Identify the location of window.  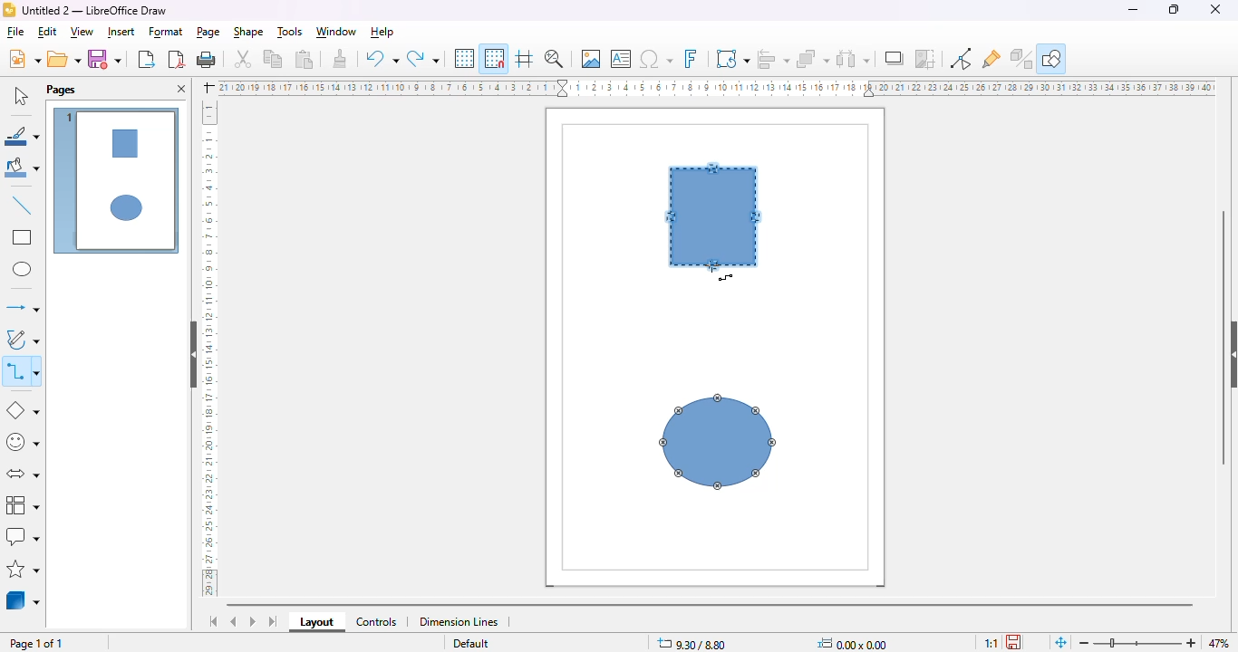
(336, 32).